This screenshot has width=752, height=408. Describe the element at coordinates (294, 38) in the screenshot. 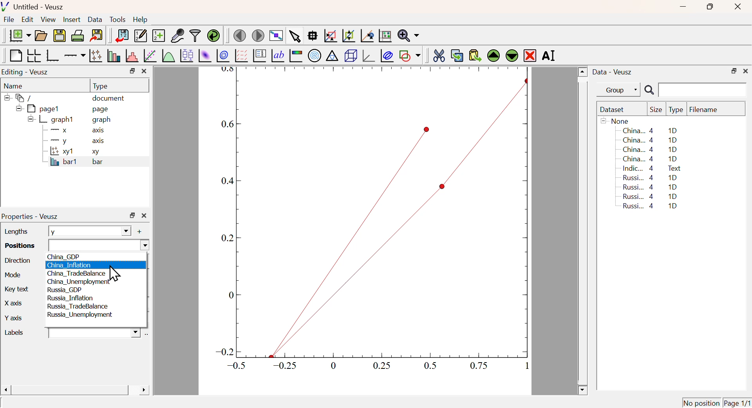

I see `Select items from graph or scroll` at that location.